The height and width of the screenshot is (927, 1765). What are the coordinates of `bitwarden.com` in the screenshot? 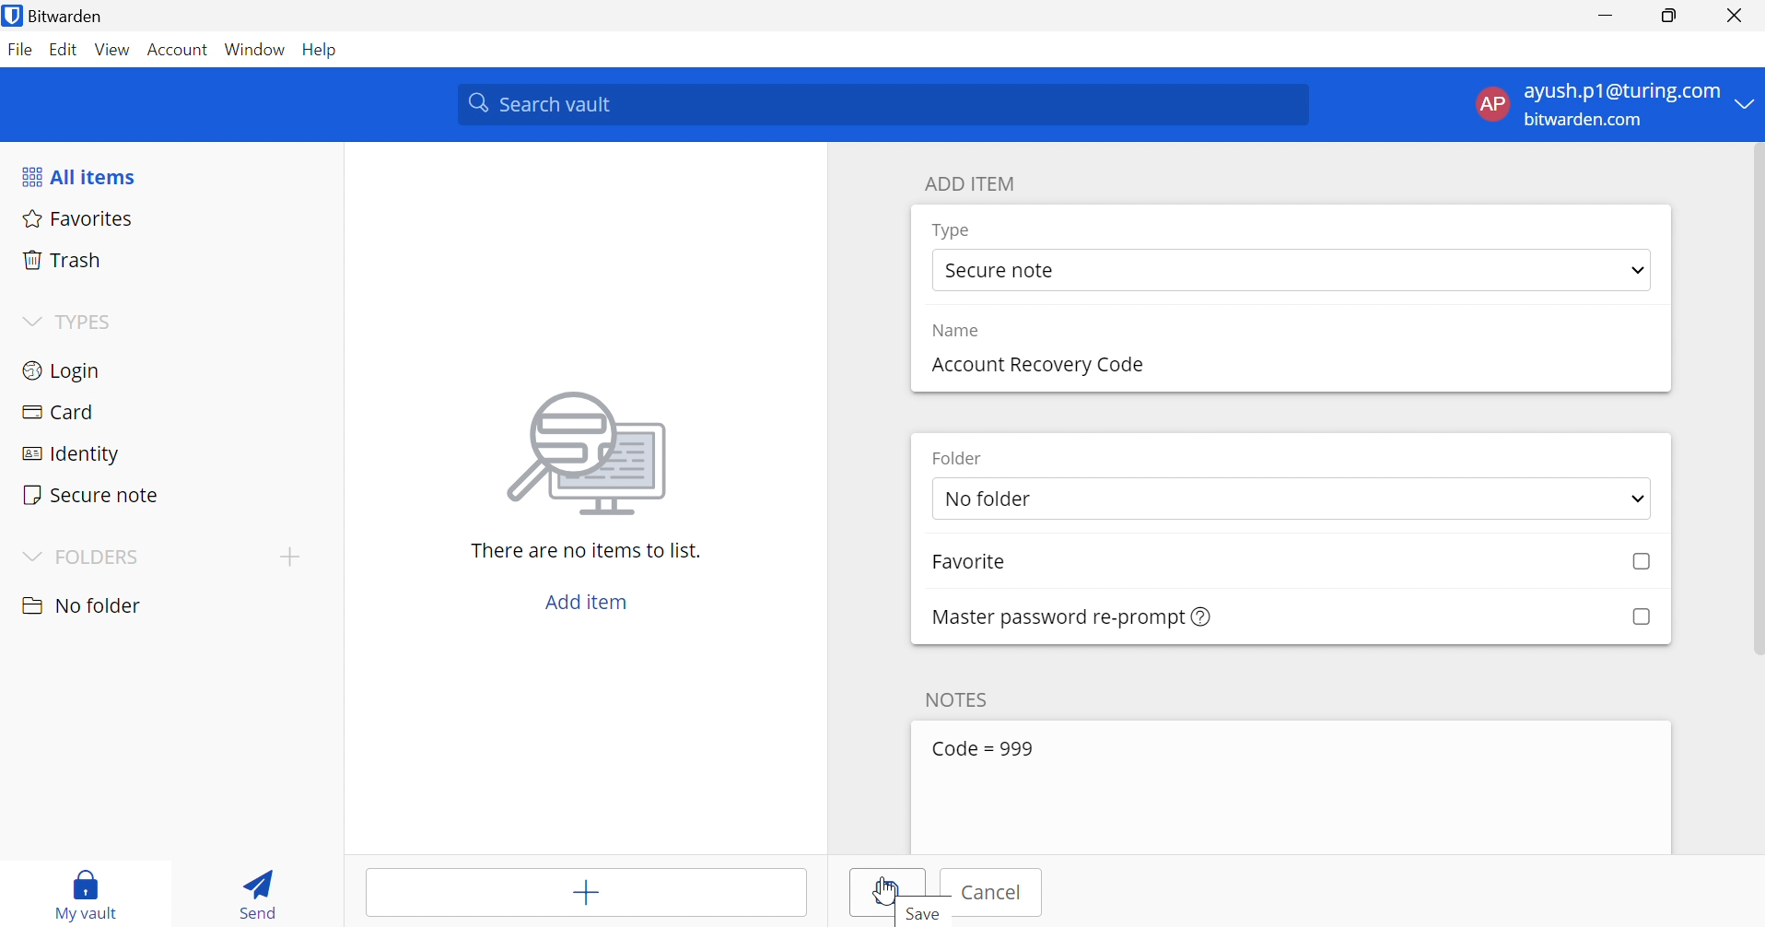 It's located at (1583, 121).